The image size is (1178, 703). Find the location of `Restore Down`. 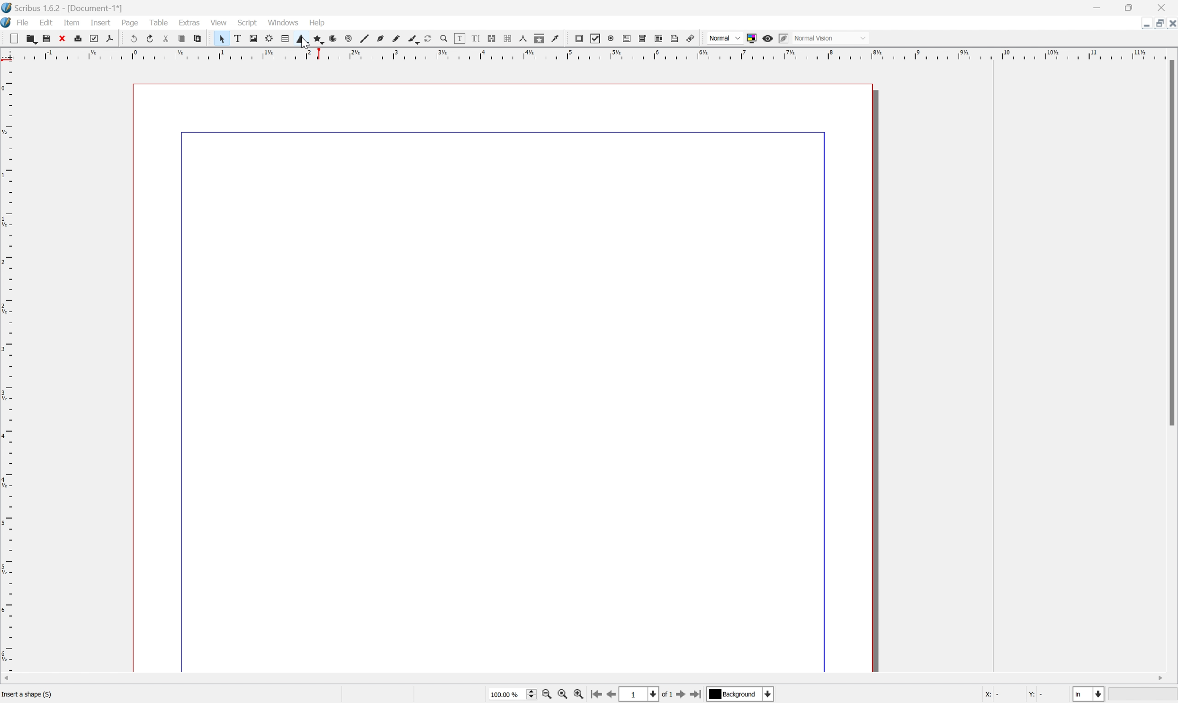

Restore Down is located at coordinates (1133, 7).